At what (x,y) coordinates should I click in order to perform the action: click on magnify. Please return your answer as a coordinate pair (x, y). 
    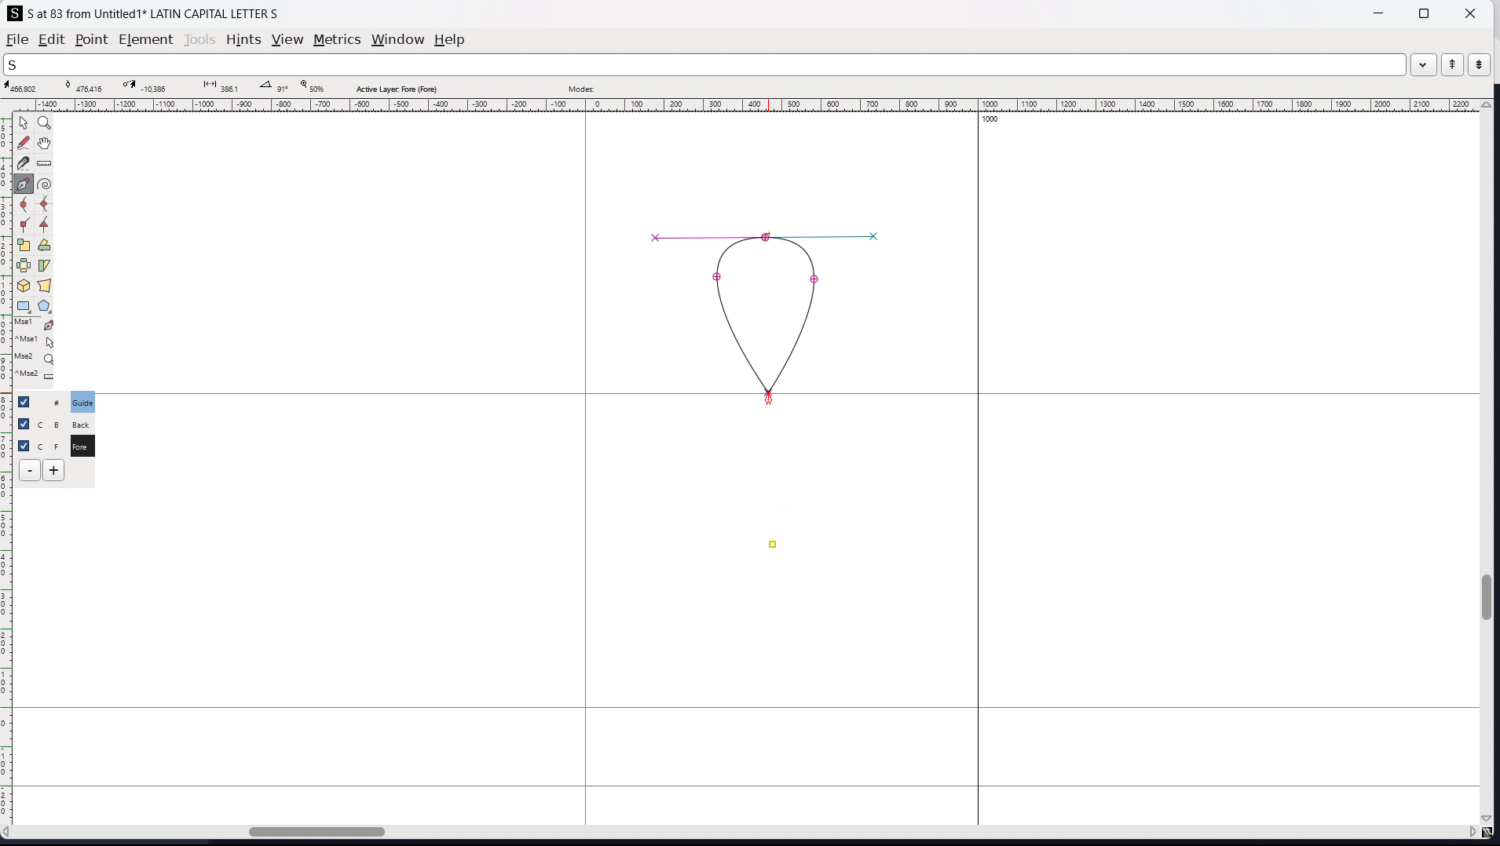
    Looking at the image, I should click on (46, 124).